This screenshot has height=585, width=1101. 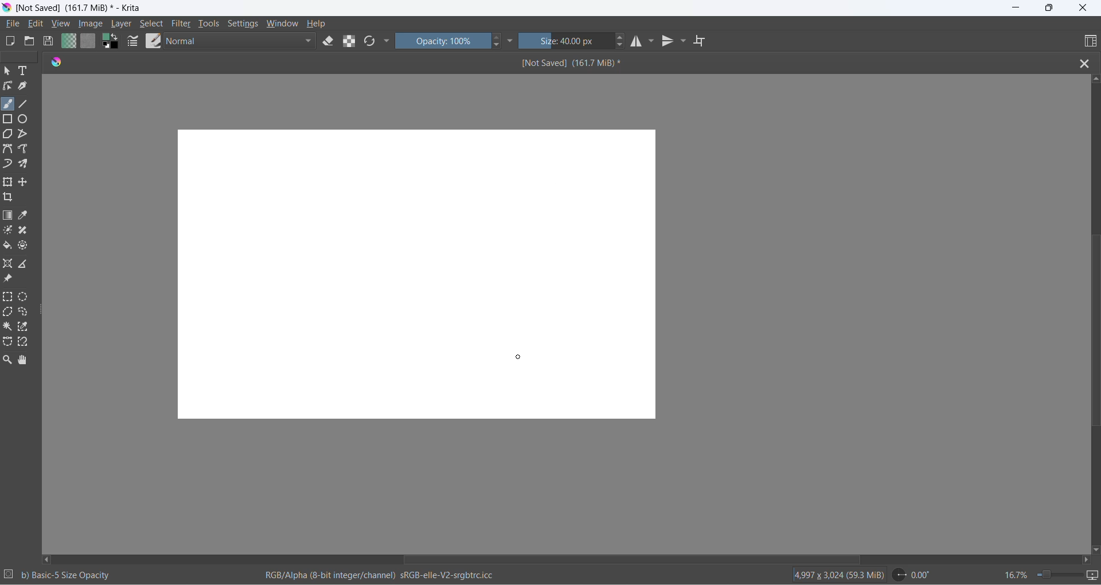 What do you see at coordinates (1048, 8) in the screenshot?
I see `maximize` at bounding box center [1048, 8].